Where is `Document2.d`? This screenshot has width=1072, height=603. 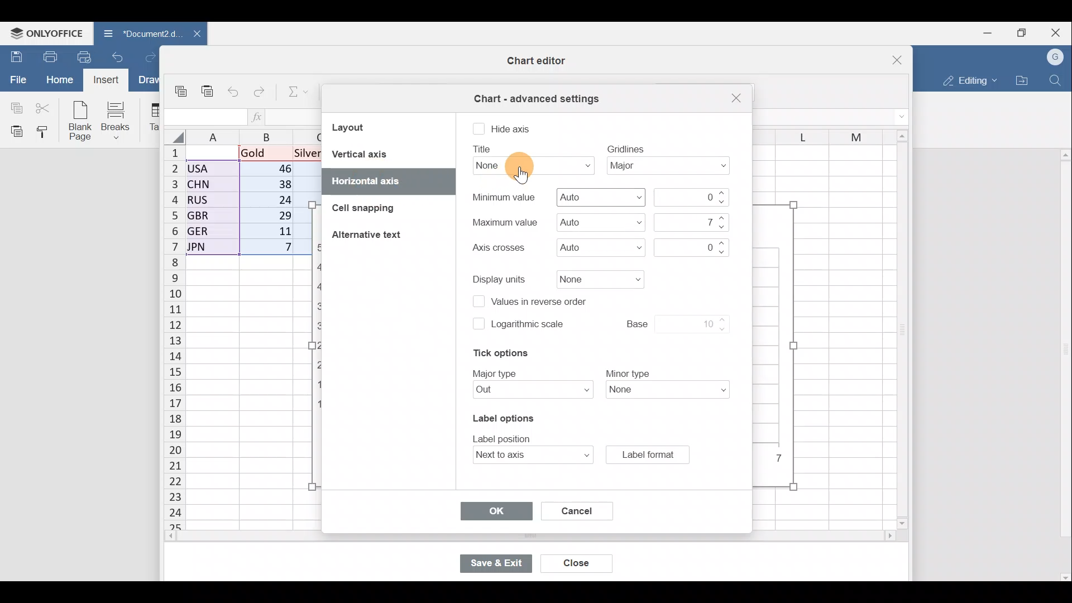
Document2.d is located at coordinates (135, 33).